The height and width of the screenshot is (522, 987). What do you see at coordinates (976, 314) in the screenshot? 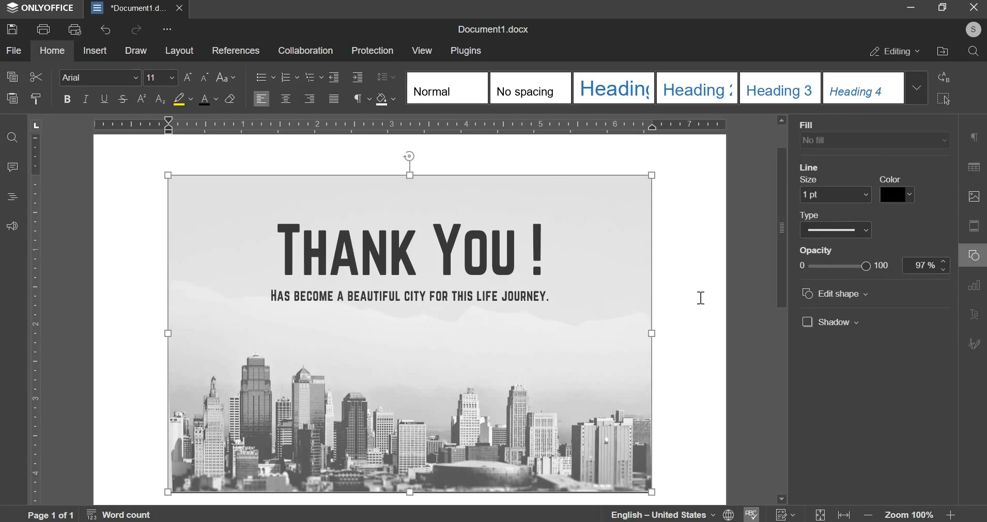
I see `TextArt` at bounding box center [976, 314].